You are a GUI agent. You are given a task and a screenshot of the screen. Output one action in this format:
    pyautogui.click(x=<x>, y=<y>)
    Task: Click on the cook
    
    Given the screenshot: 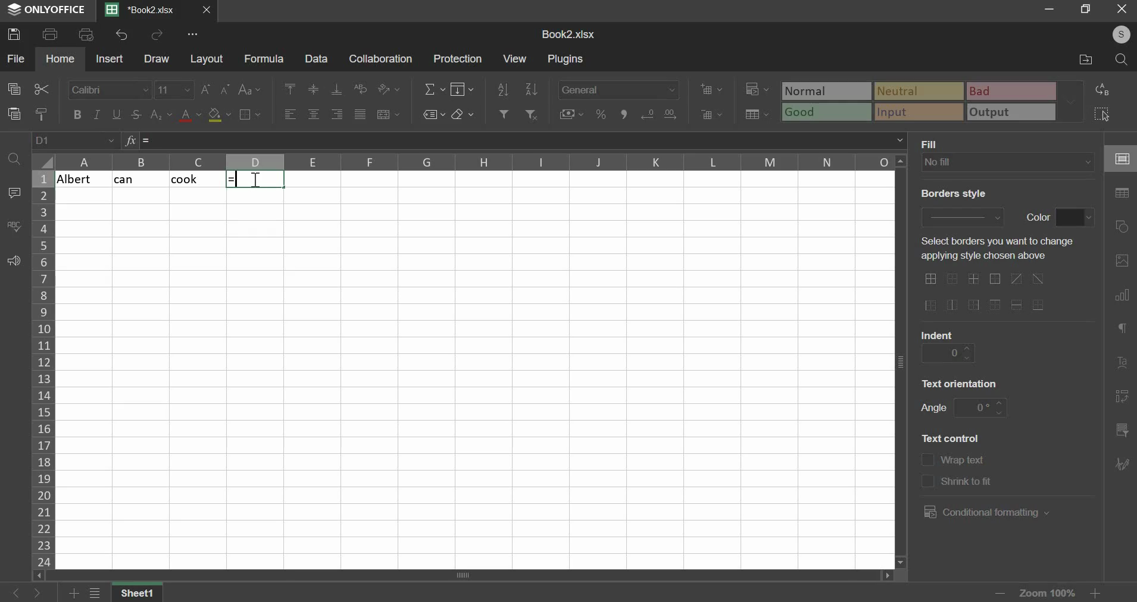 What is the action you would take?
    pyautogui.click(x=195, y=179)
    